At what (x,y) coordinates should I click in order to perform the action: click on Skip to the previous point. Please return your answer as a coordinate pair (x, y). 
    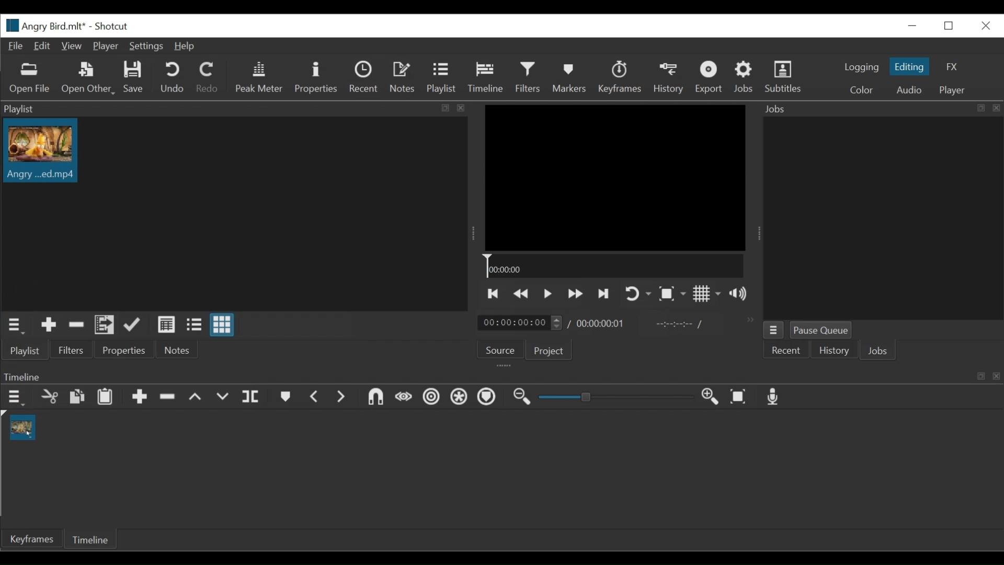
    Looking at the image, I should click on (495, 295).